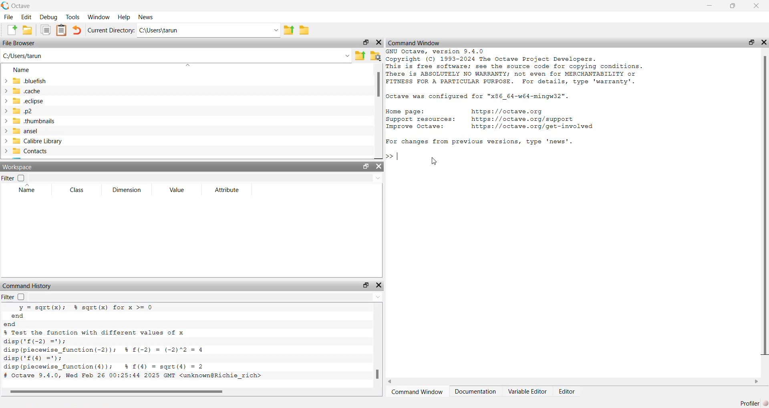  What do you see at coordinates (9, 16) in the screenshot?
I see `File` at bounding box center [9, 16].